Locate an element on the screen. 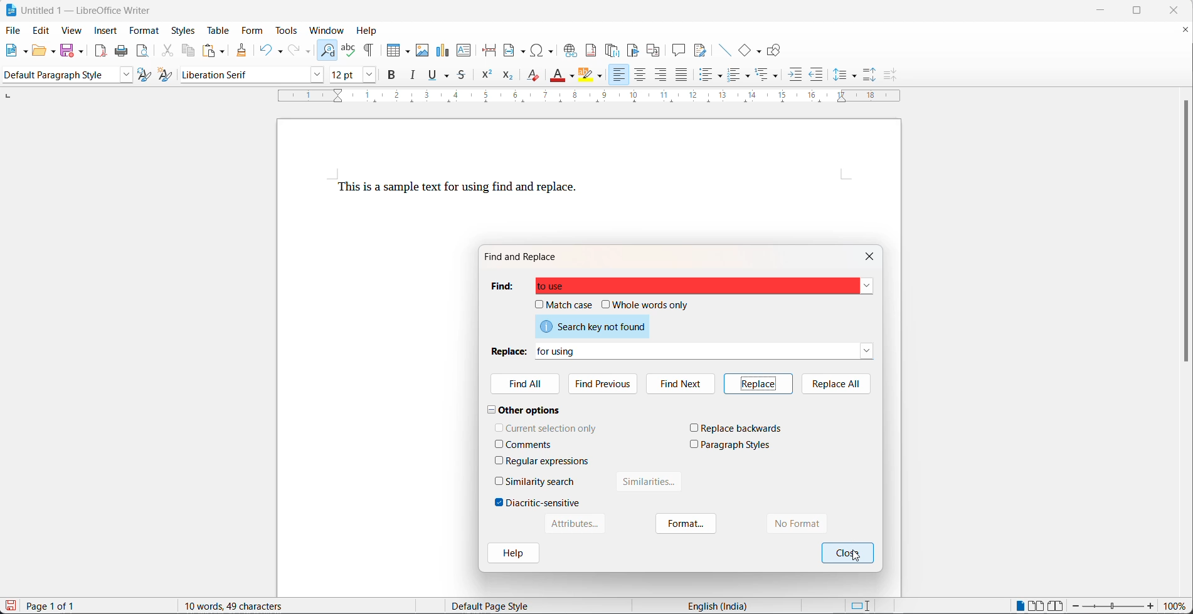 This screenshot has width=1193, height=614. file is located at coordinates (14, 29).